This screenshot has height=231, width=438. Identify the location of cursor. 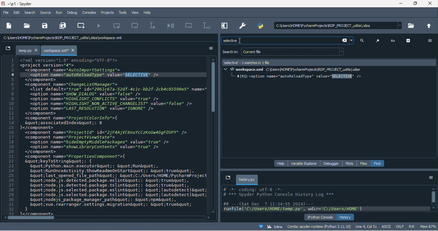
(241, 42).